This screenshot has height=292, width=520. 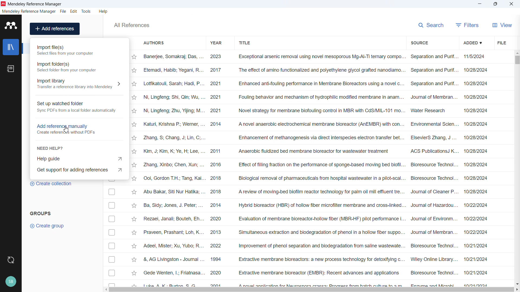 I want to click on minimise , so click(x=480, y=4).